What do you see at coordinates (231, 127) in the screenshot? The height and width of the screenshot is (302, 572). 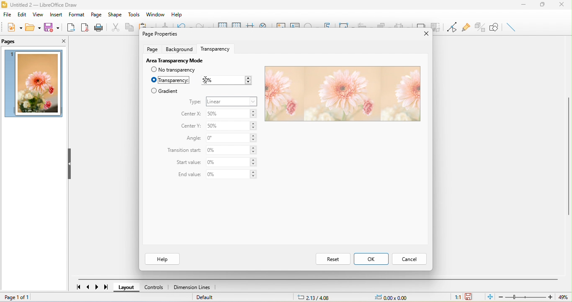 I see `50%` at bounding box center [231, 127].